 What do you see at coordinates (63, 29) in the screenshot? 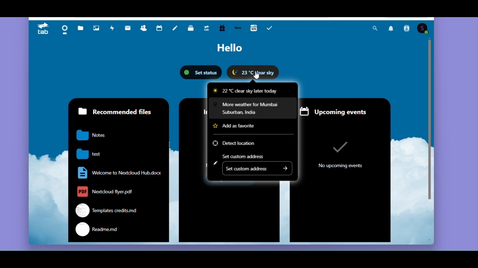
I see `Dashboard` at bounding box center [63, 29].